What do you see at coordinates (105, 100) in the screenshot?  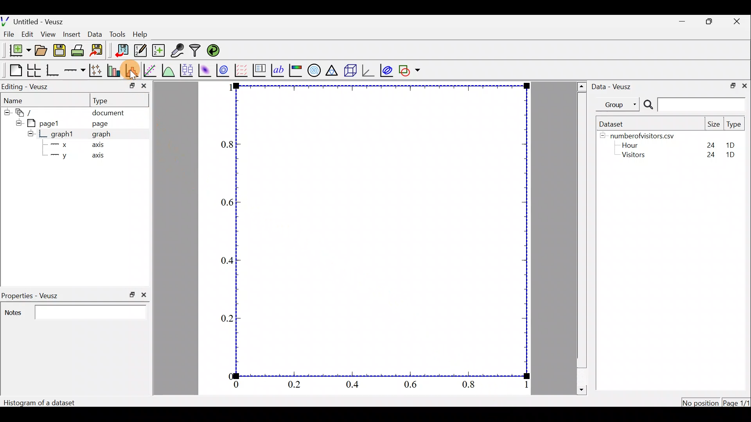 I see `Type` at bounding box center [105, 100].